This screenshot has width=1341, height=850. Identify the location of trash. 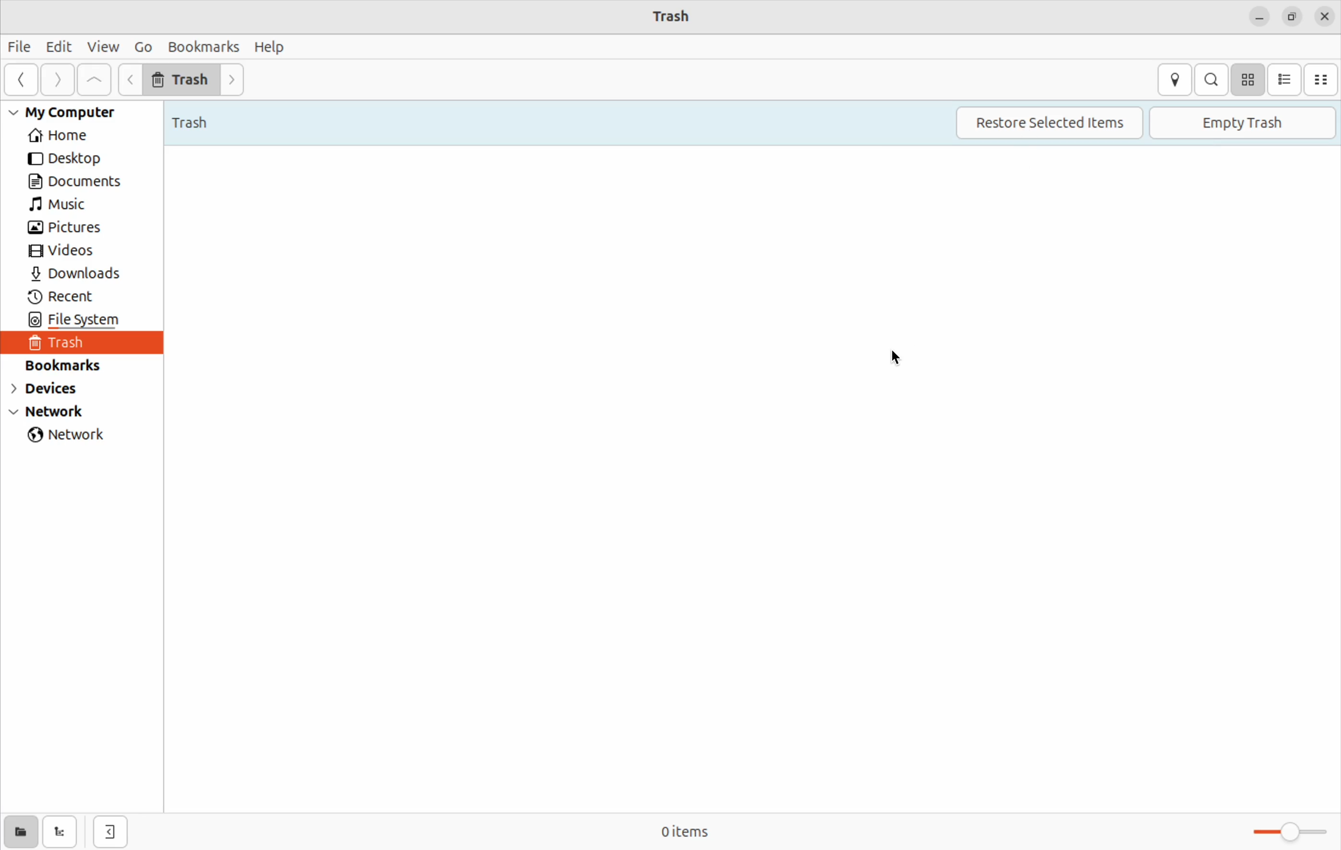
(182, 78).